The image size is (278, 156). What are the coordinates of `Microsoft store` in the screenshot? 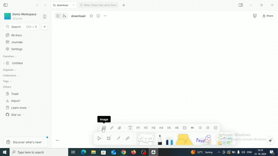 It's located at (104, 152).